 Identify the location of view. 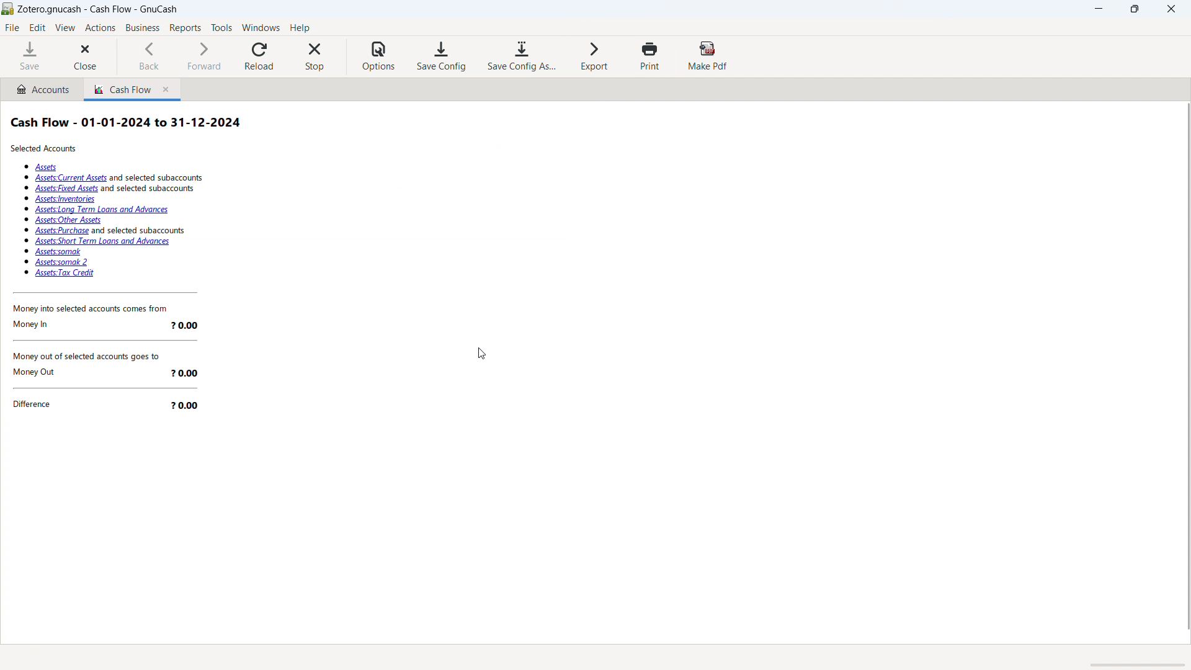
(66, 27).